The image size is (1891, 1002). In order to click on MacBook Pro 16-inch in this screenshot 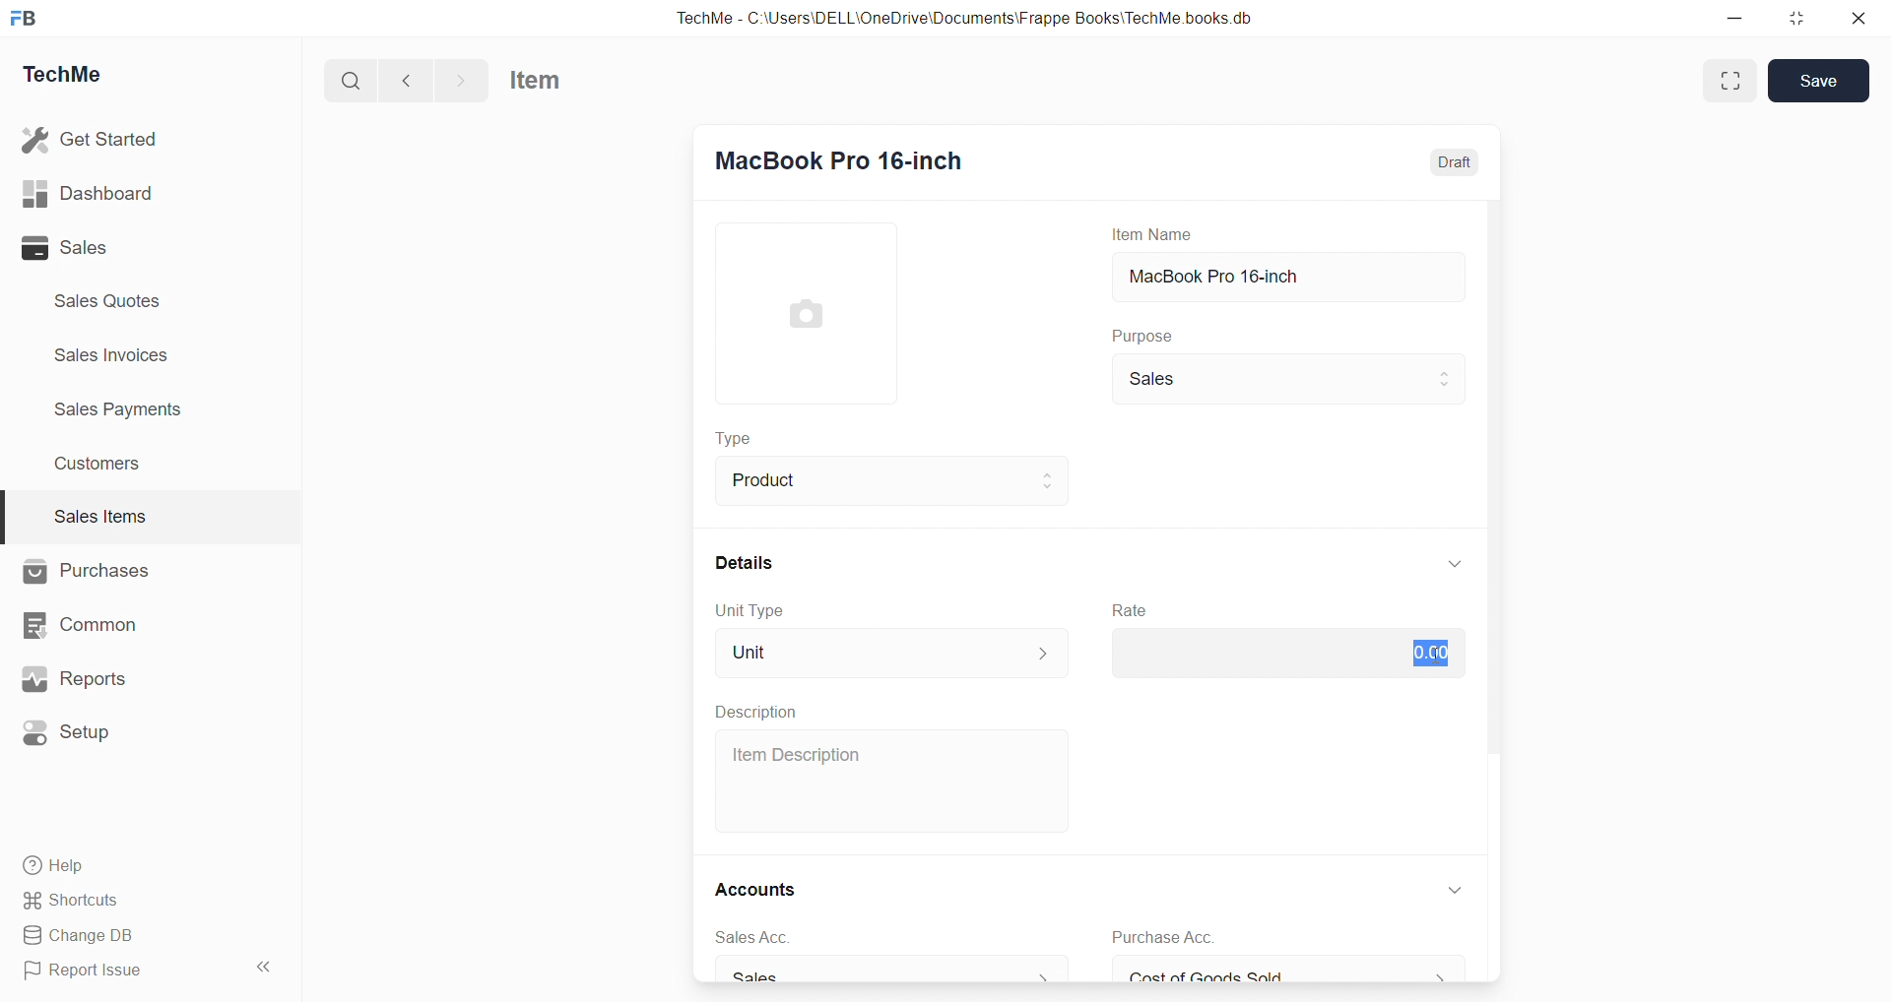, I will do `click(1286, 277)`.